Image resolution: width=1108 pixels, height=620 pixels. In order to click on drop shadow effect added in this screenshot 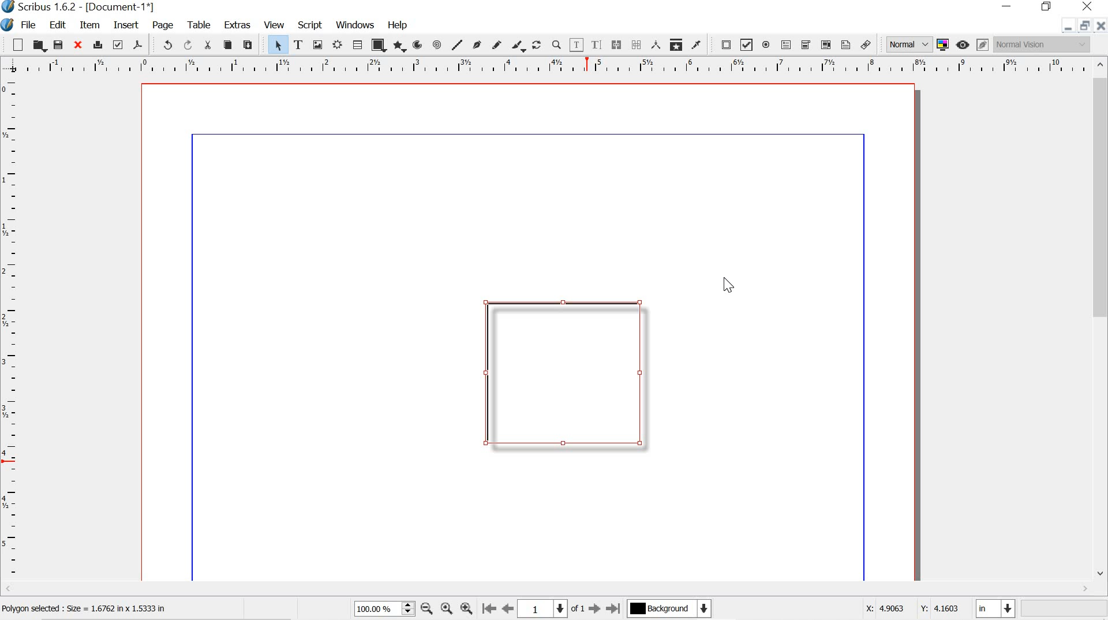, I will do `click(565, 376)`.